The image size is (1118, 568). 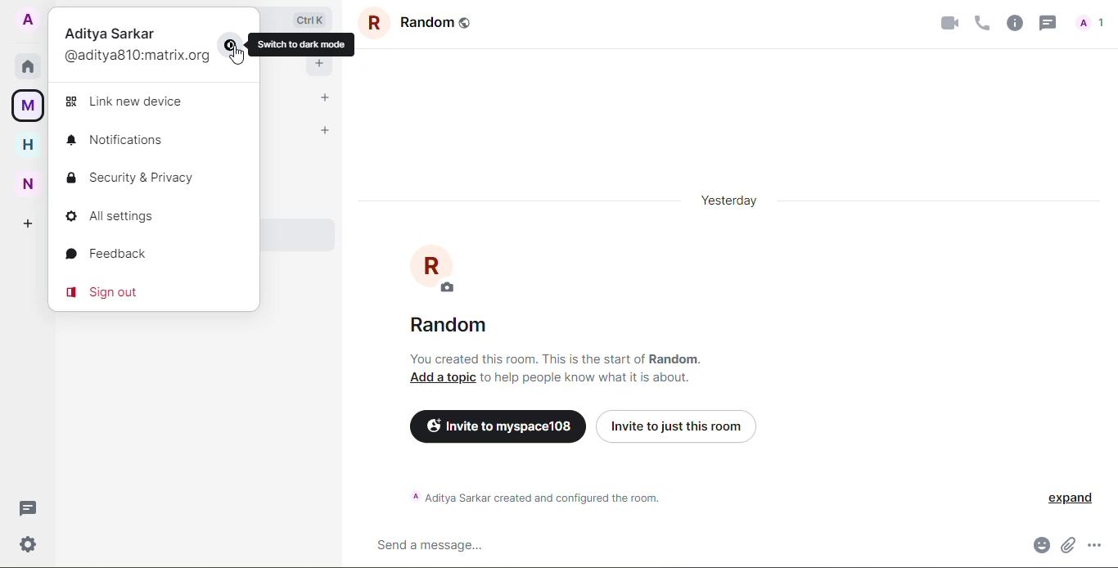 What do you see at coordinates (26, 544) in the screenshot?
I see `settings` at bounding box center [26, 544].